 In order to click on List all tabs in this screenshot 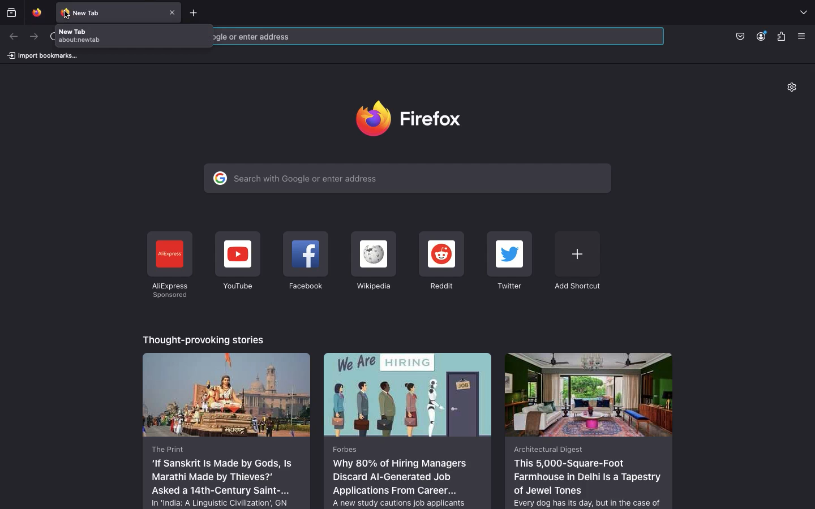, I will do `click(803, 13)`.